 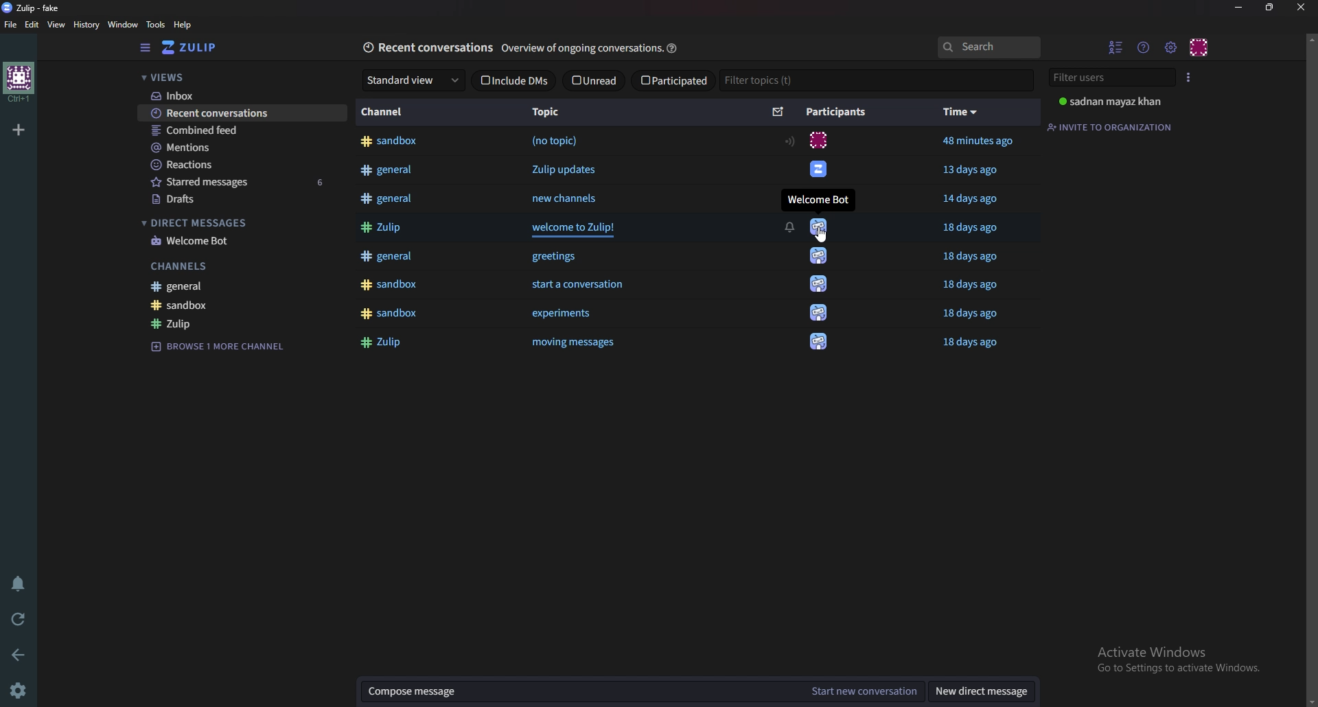 What do you see at coordinates (389, 255) in the screenshot?
I see `# general` at bounding box center [389, 255].